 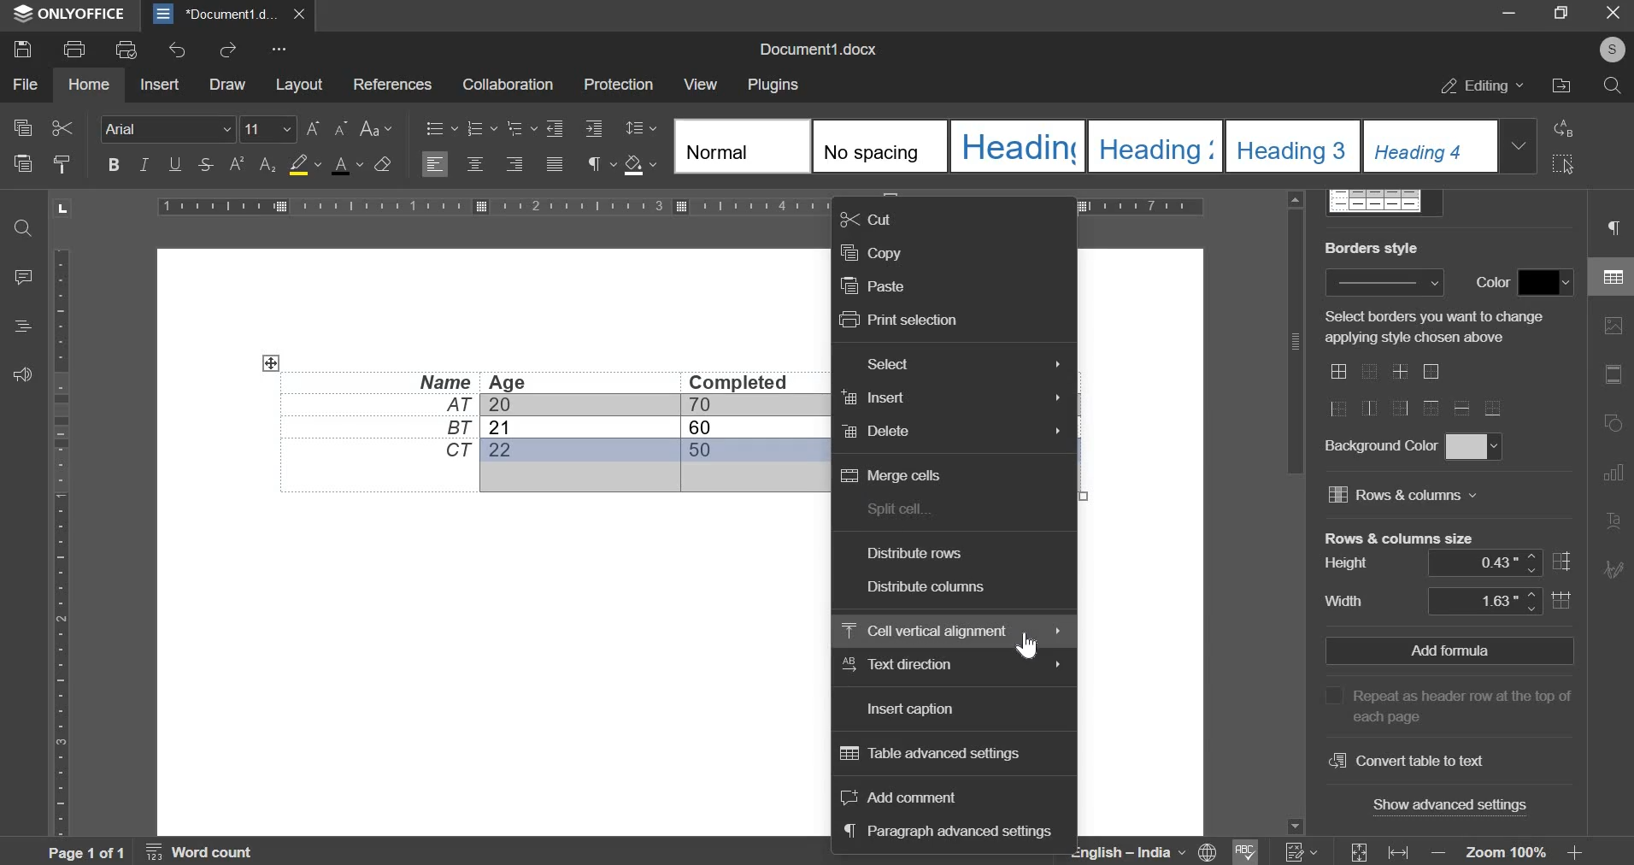 I want to click on split cells, so click(x=898, y=509).